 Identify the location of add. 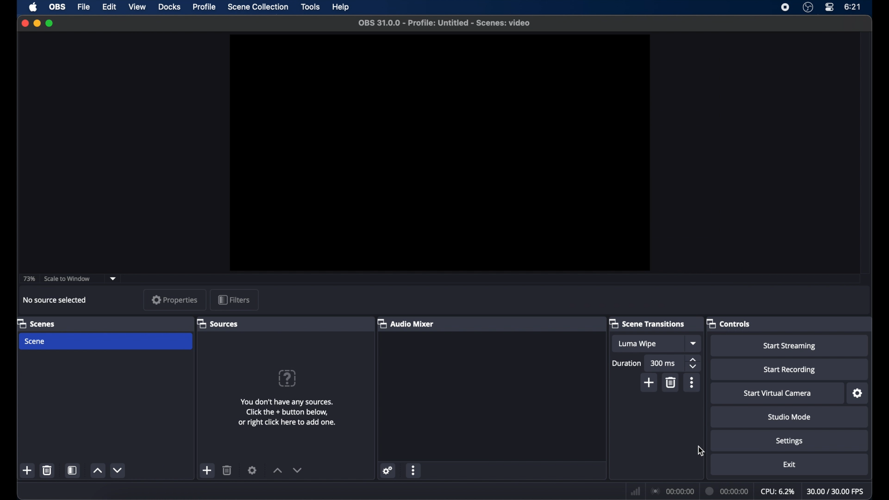
(28, 471).